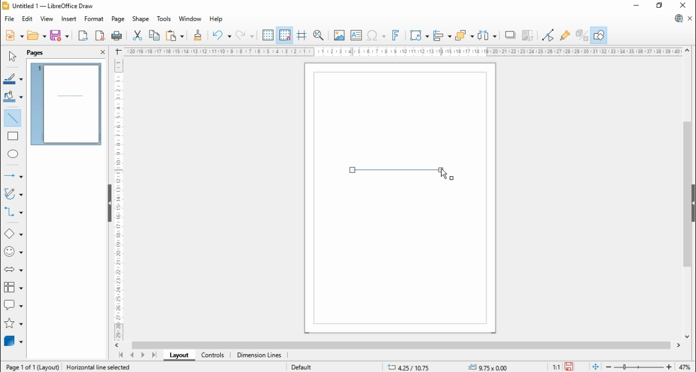 The width and height of the screenshot is (696, 372). I want to click on transformations, so click(419, 35).